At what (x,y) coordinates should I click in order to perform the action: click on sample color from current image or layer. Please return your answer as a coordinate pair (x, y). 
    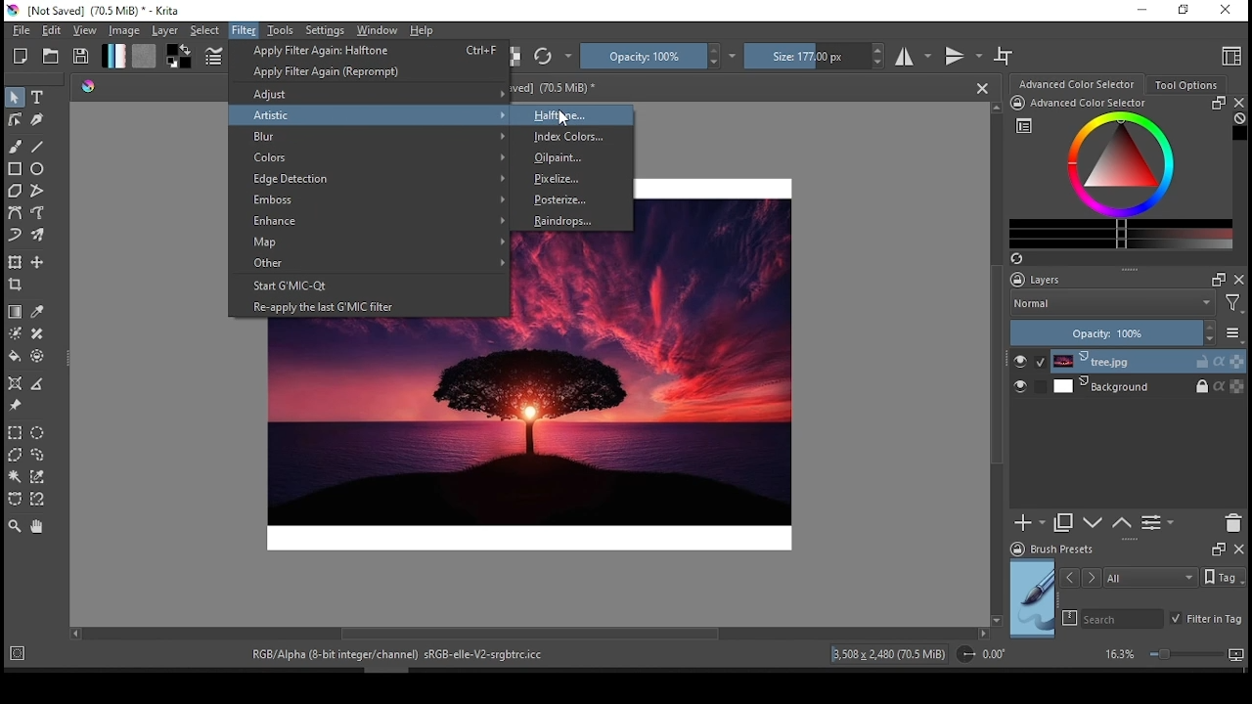
    Looking at the image, I should click on (38, 311).